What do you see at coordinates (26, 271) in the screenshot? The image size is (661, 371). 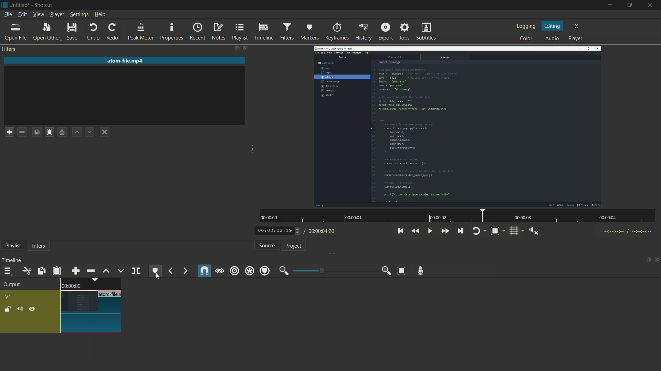 I see `cut` at bounding box center [26, 271].